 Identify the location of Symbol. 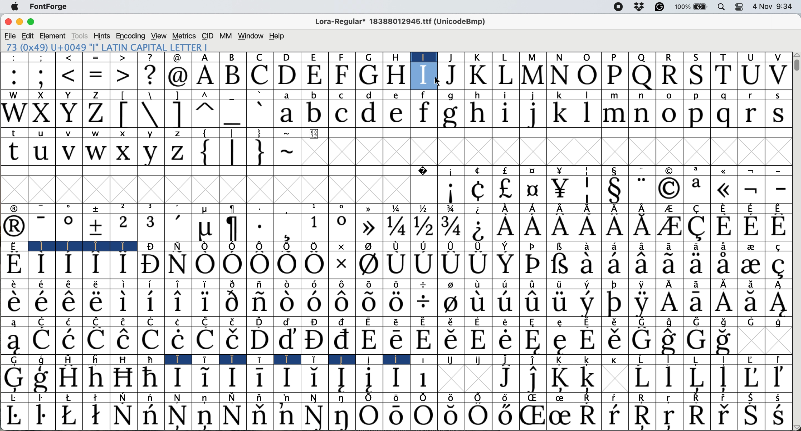
(150, 303).